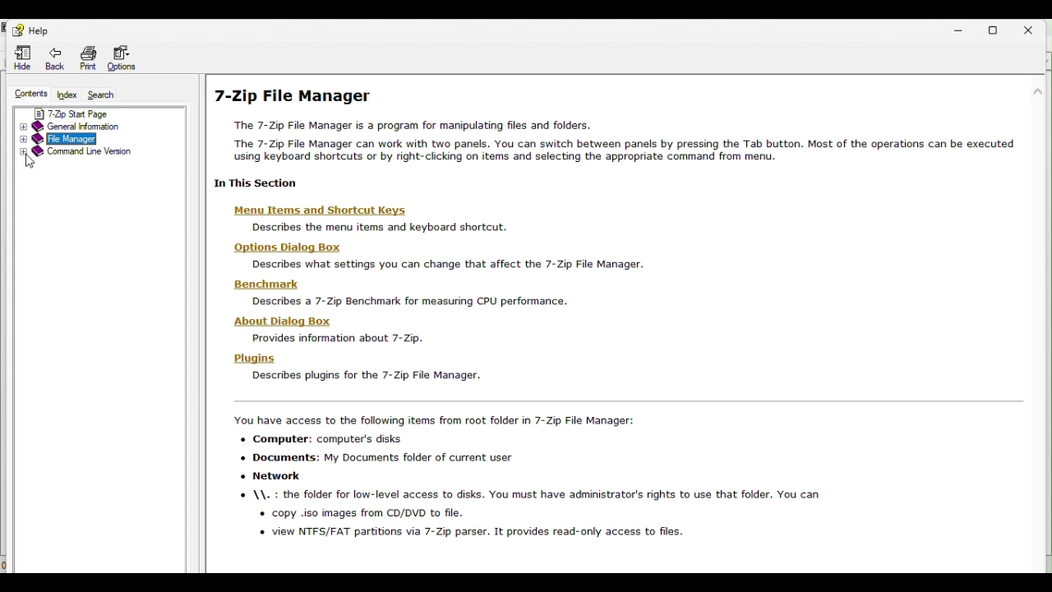  Describe the element at coordinates (524, 477) in the screenshot. I see `You have access to the following items from root folder in 7-Zip File Manager:
+ Computer: computer's disks
«+ Documents: My Documents folder of current user
+ Network
© \\. : the folder for low-level access to disks. You must have administrator's rights to use that folder. You can
« copy iso images from CD/DVD to file.
o view NTFS/FAT partitions via 7-Zip parser. It provides read-only access to files.` at that location.